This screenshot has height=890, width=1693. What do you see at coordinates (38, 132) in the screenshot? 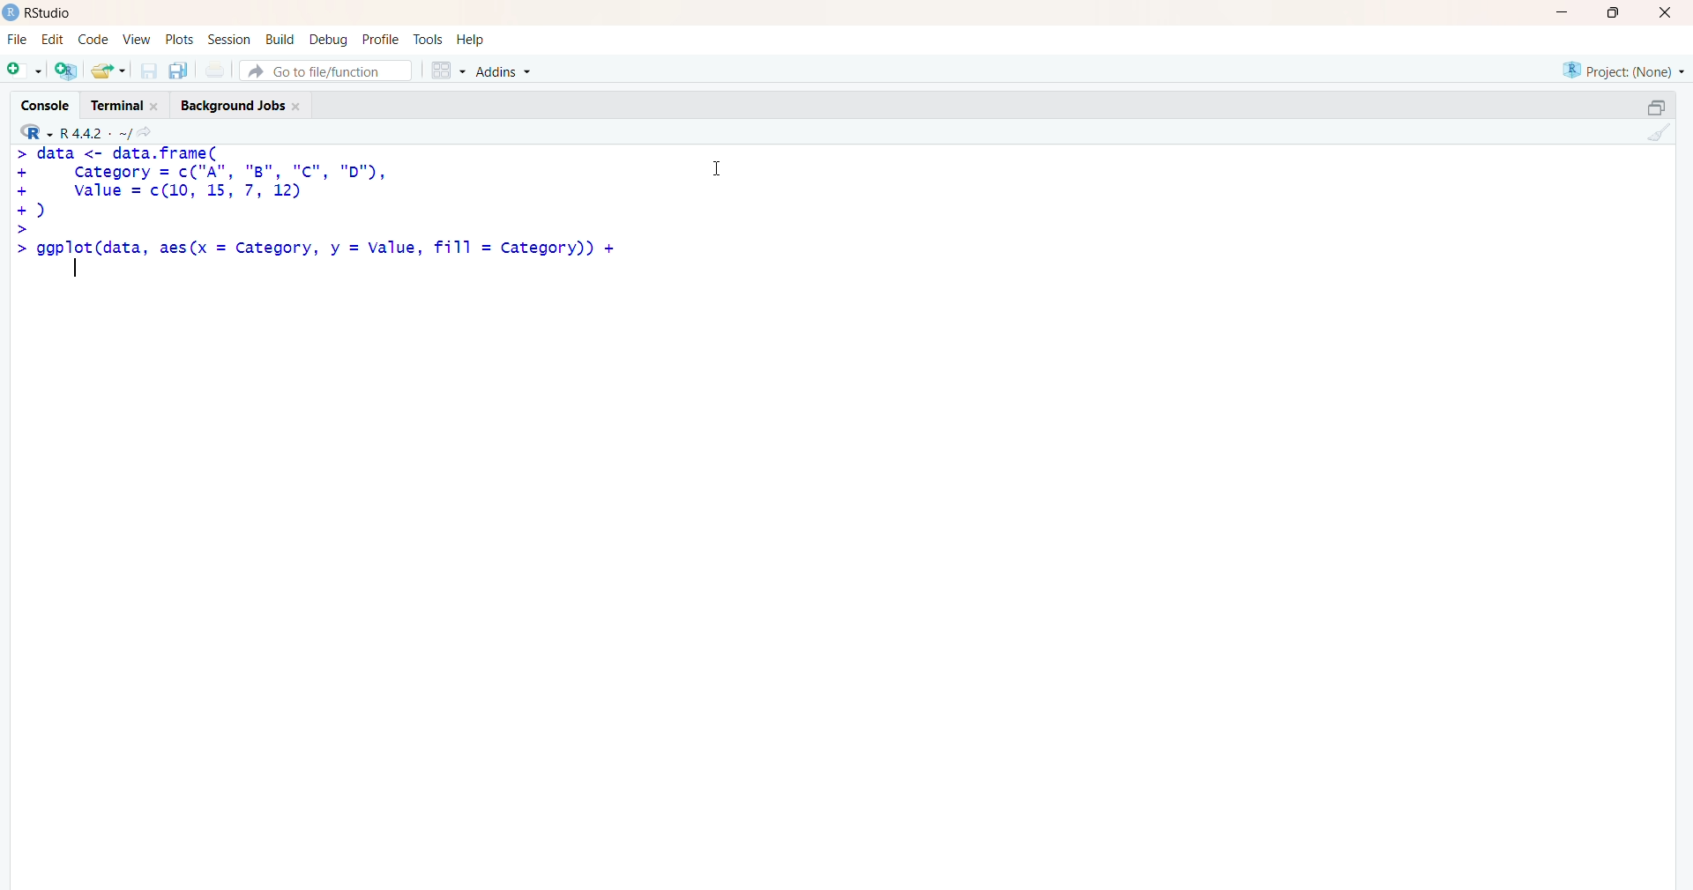
I see `R language` at bounding box center [38, 132].